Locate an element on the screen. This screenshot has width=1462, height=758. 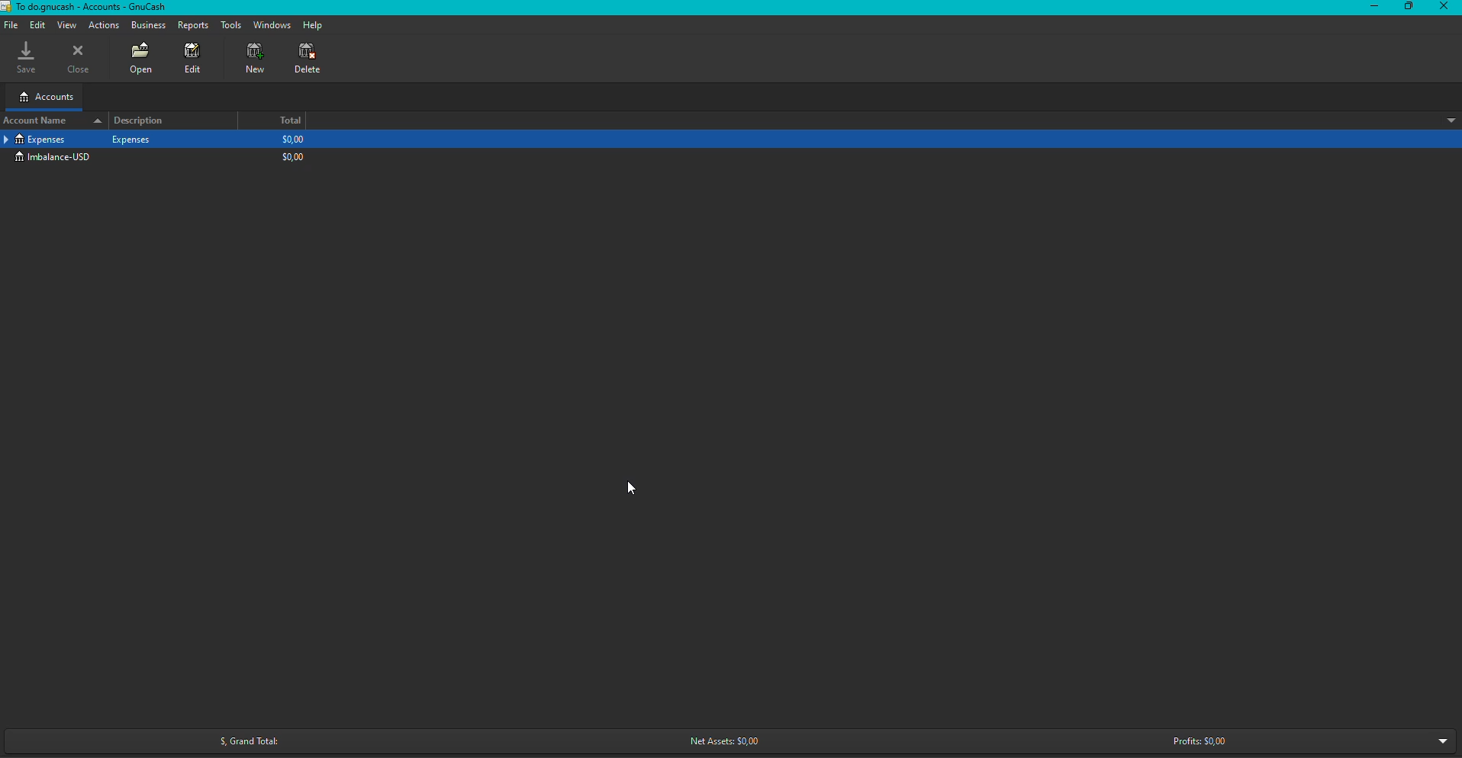
Net Assets is located at coordinates (726, 738).